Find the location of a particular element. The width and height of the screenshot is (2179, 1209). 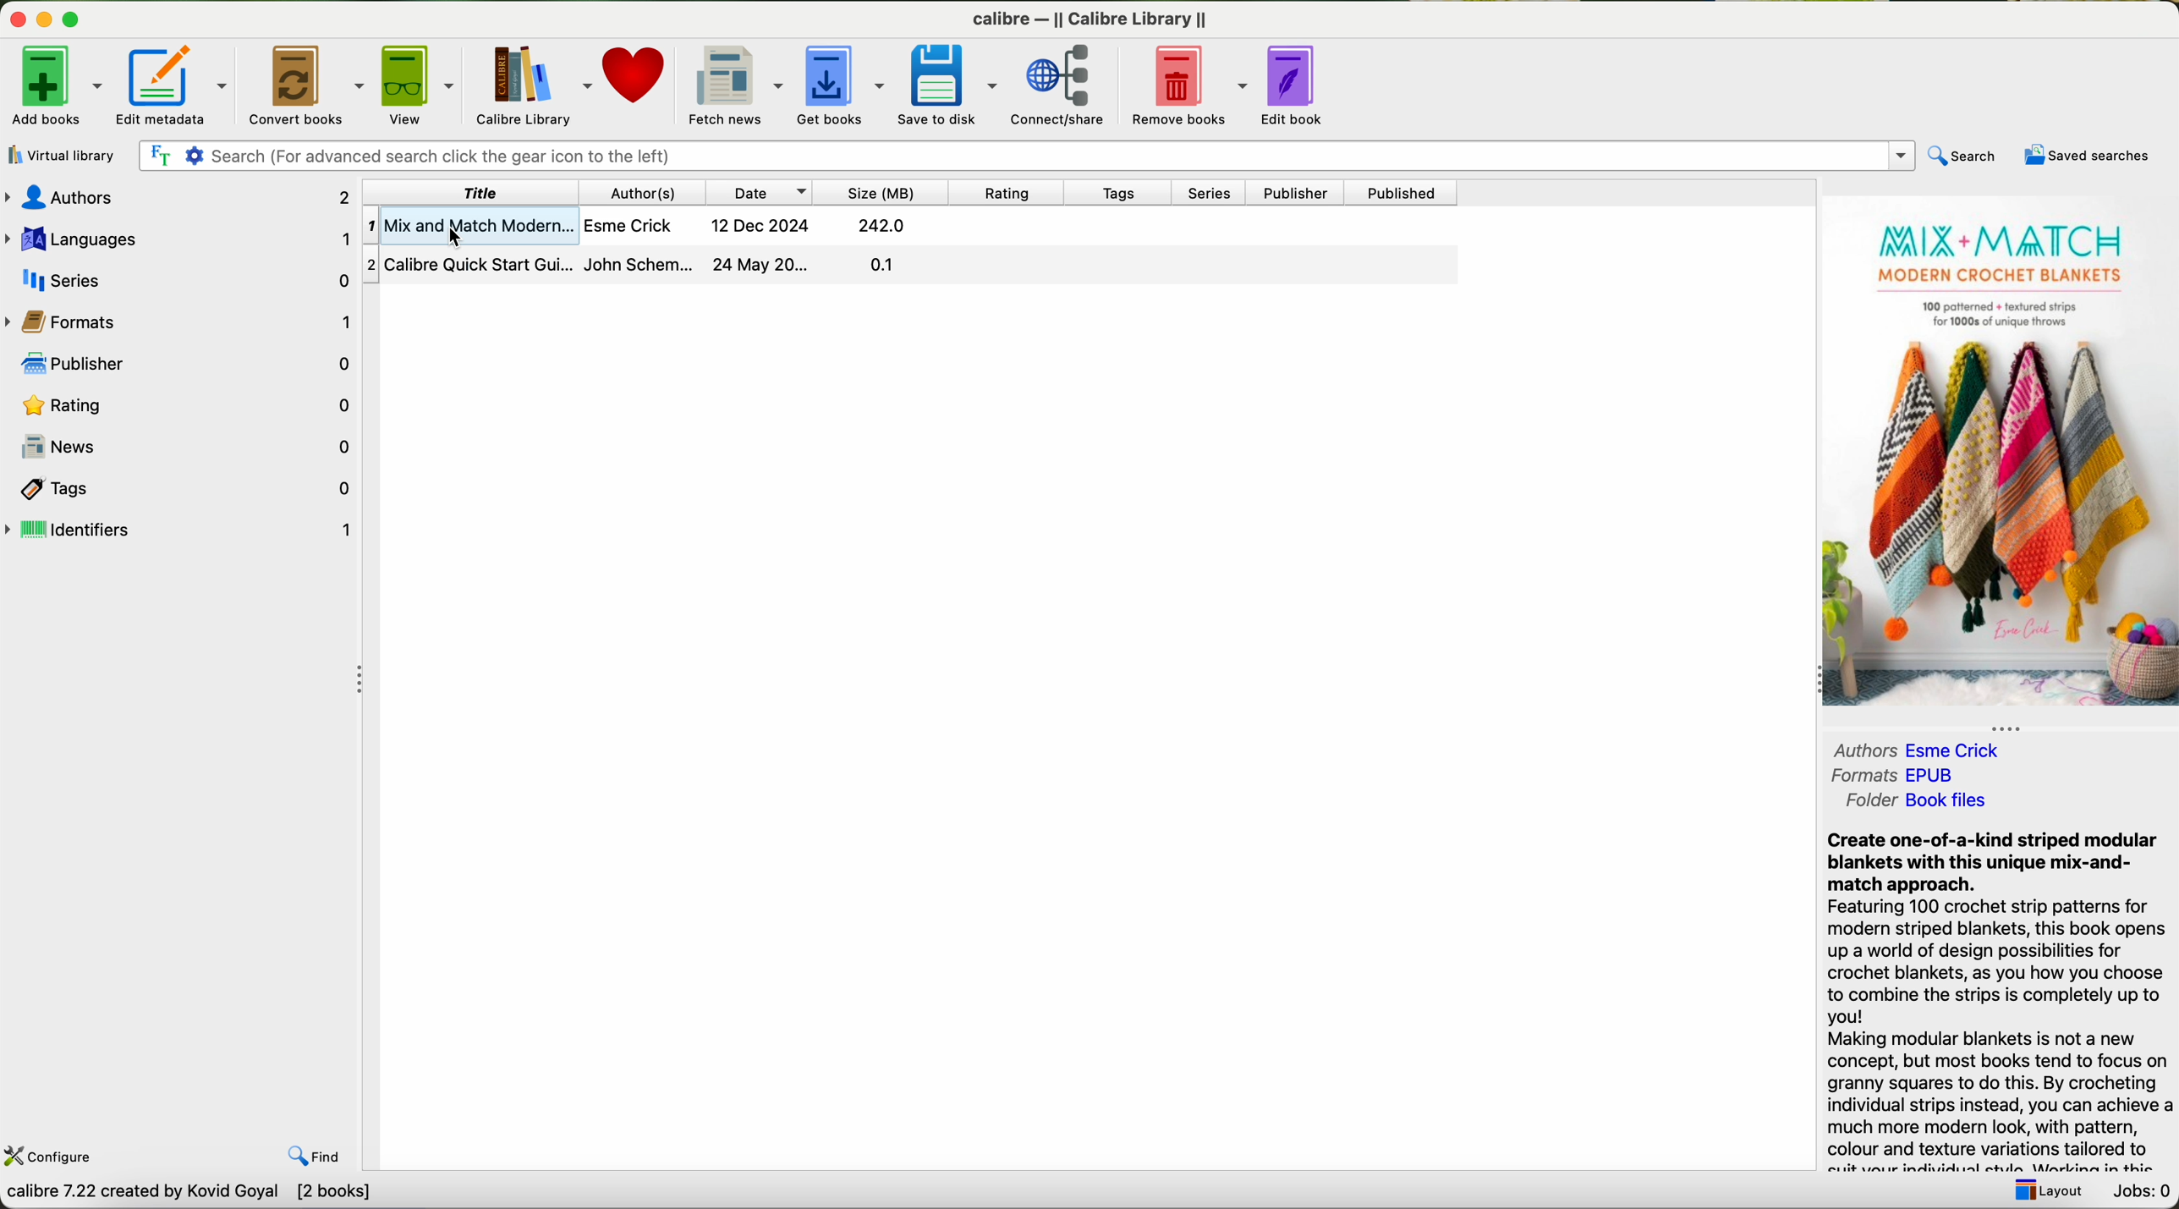

add books is located at coordinates (54, 84).